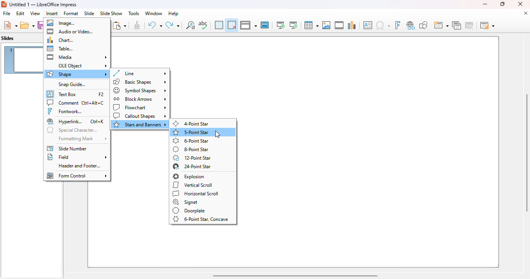  Describe the element at coordinates (326, 25) in the screenshot. I see `insert image` at that location.